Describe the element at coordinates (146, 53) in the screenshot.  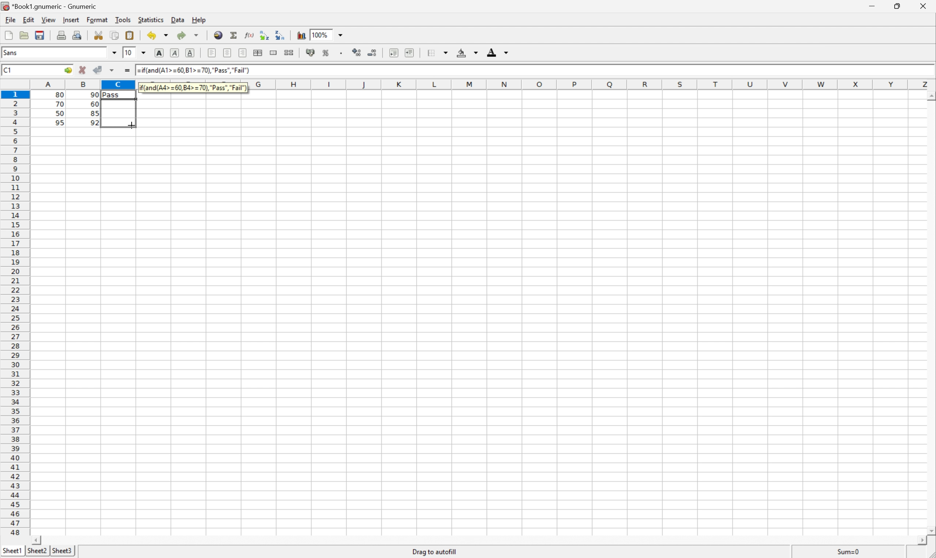
I see `Drop Down` at that location.